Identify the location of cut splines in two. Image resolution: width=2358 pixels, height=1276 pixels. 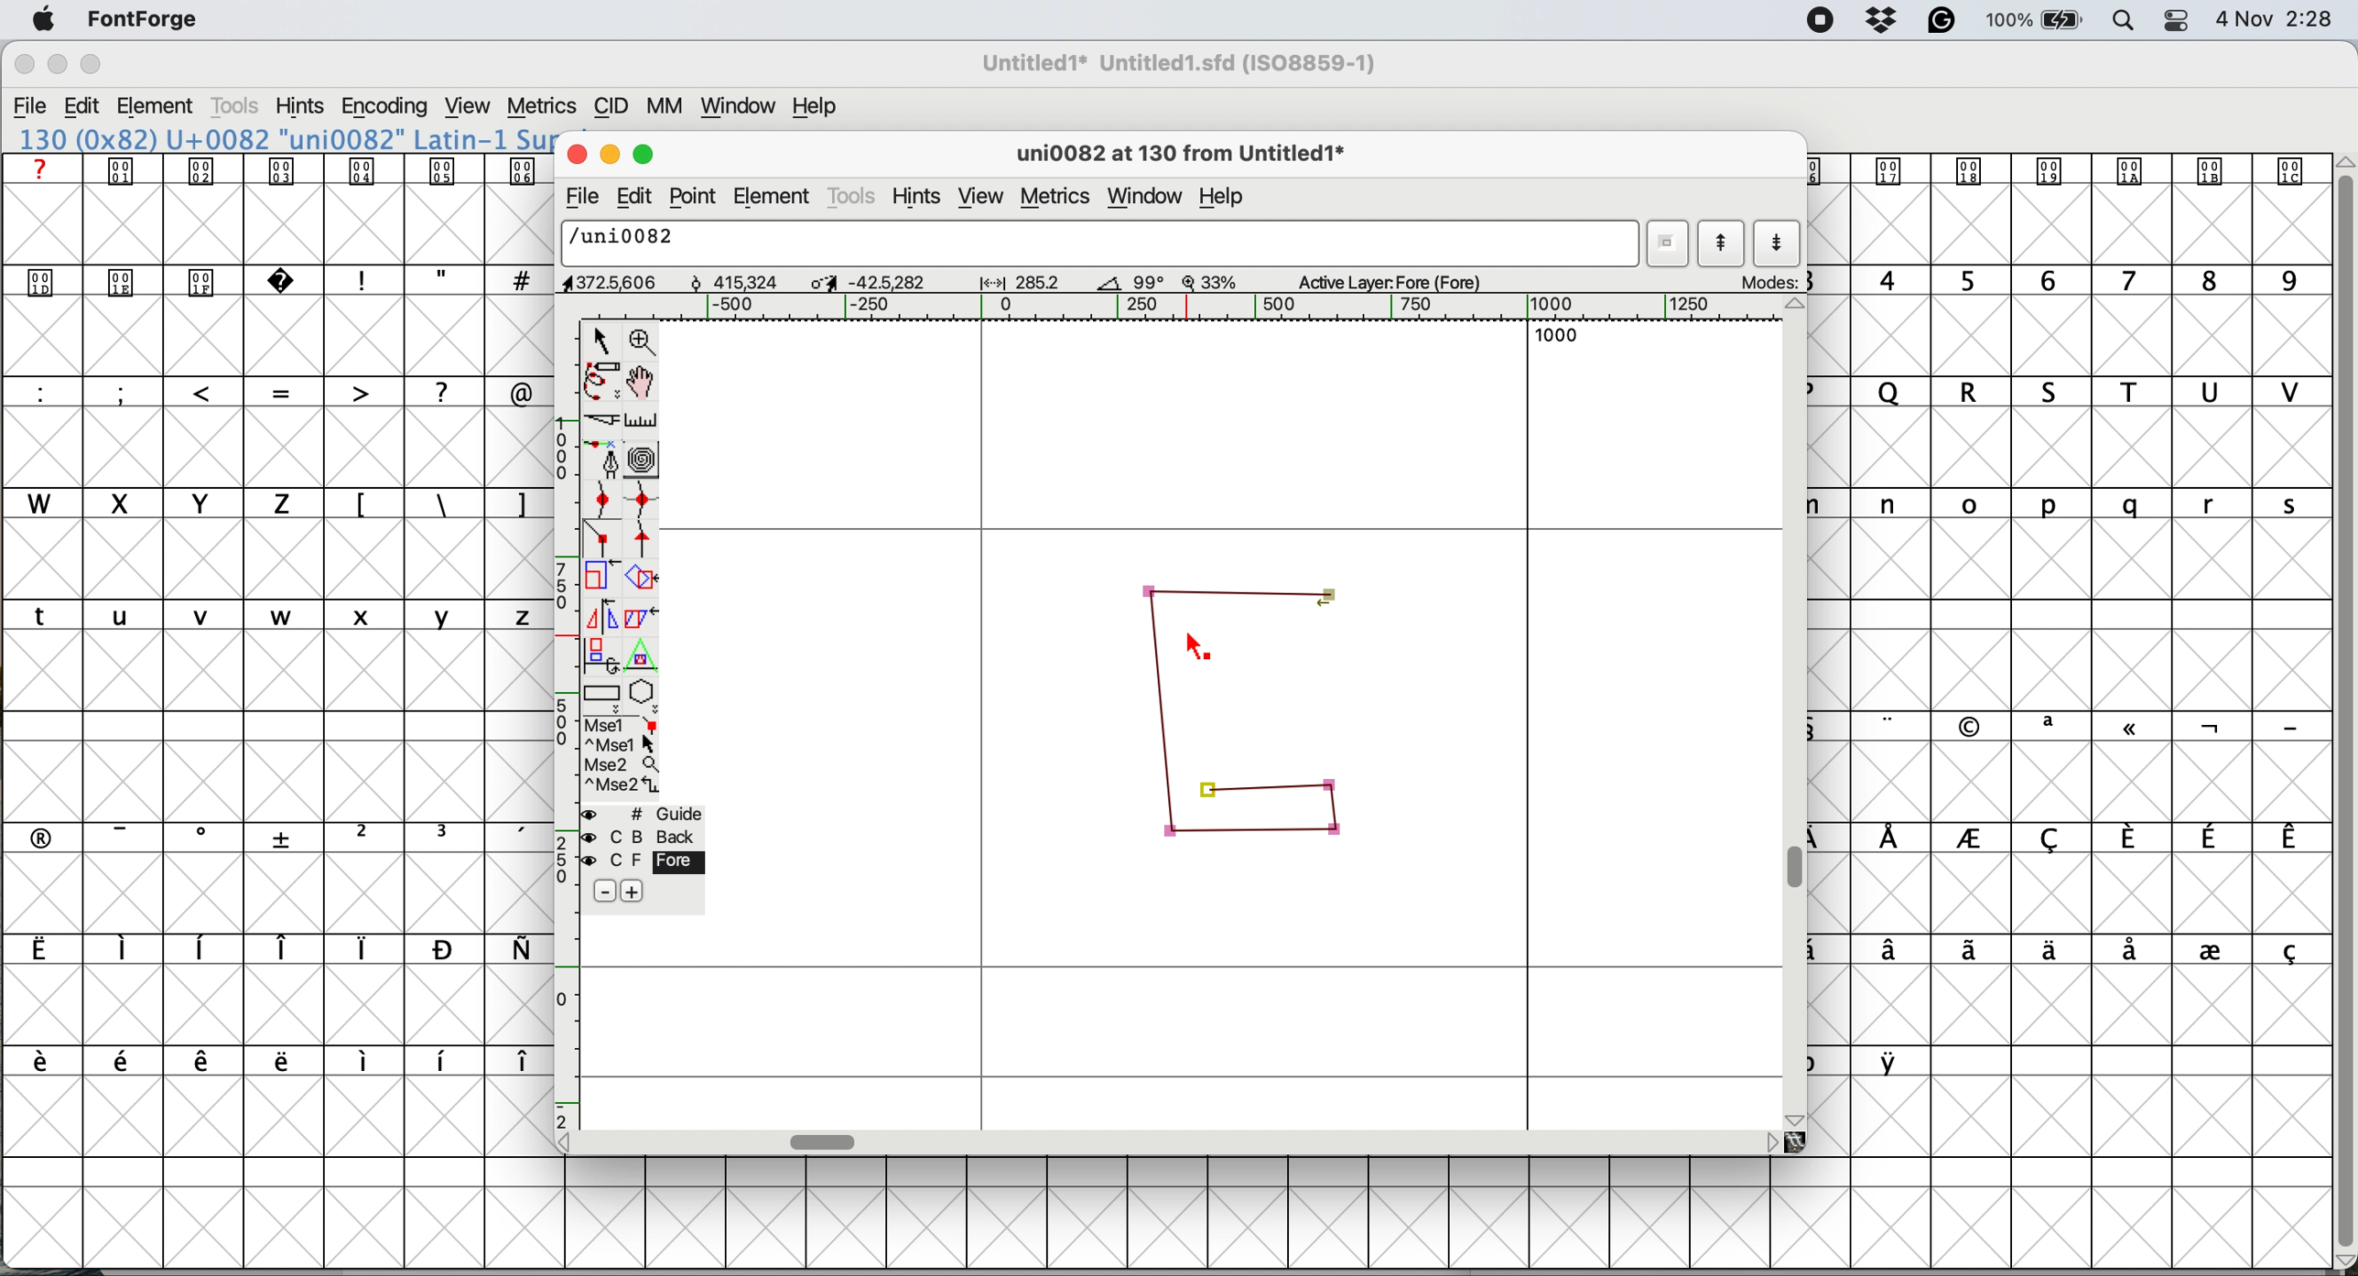
(606, 420).